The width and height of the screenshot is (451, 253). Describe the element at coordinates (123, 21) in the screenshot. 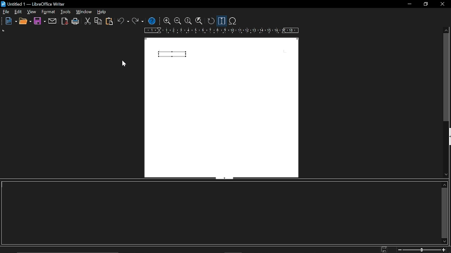

I see `undo` at that location.